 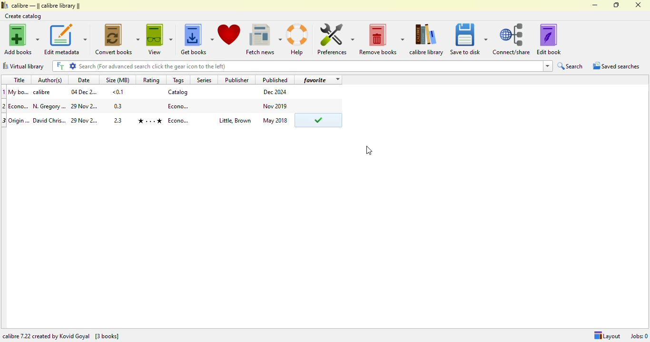 What do you see at coordinates (19, 92) in the screenshot?
I see `Title` at bounding box center [19, 92].